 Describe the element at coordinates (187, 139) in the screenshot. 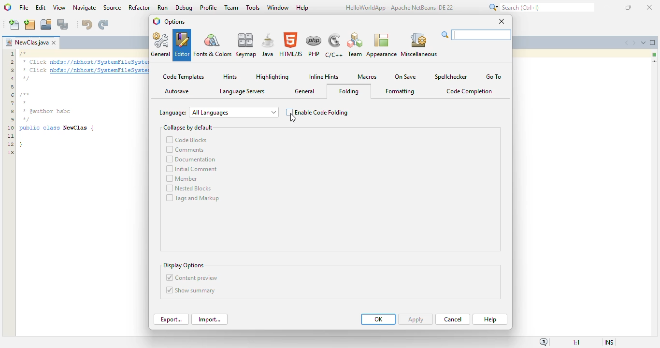

I see `code blocks` at that location.